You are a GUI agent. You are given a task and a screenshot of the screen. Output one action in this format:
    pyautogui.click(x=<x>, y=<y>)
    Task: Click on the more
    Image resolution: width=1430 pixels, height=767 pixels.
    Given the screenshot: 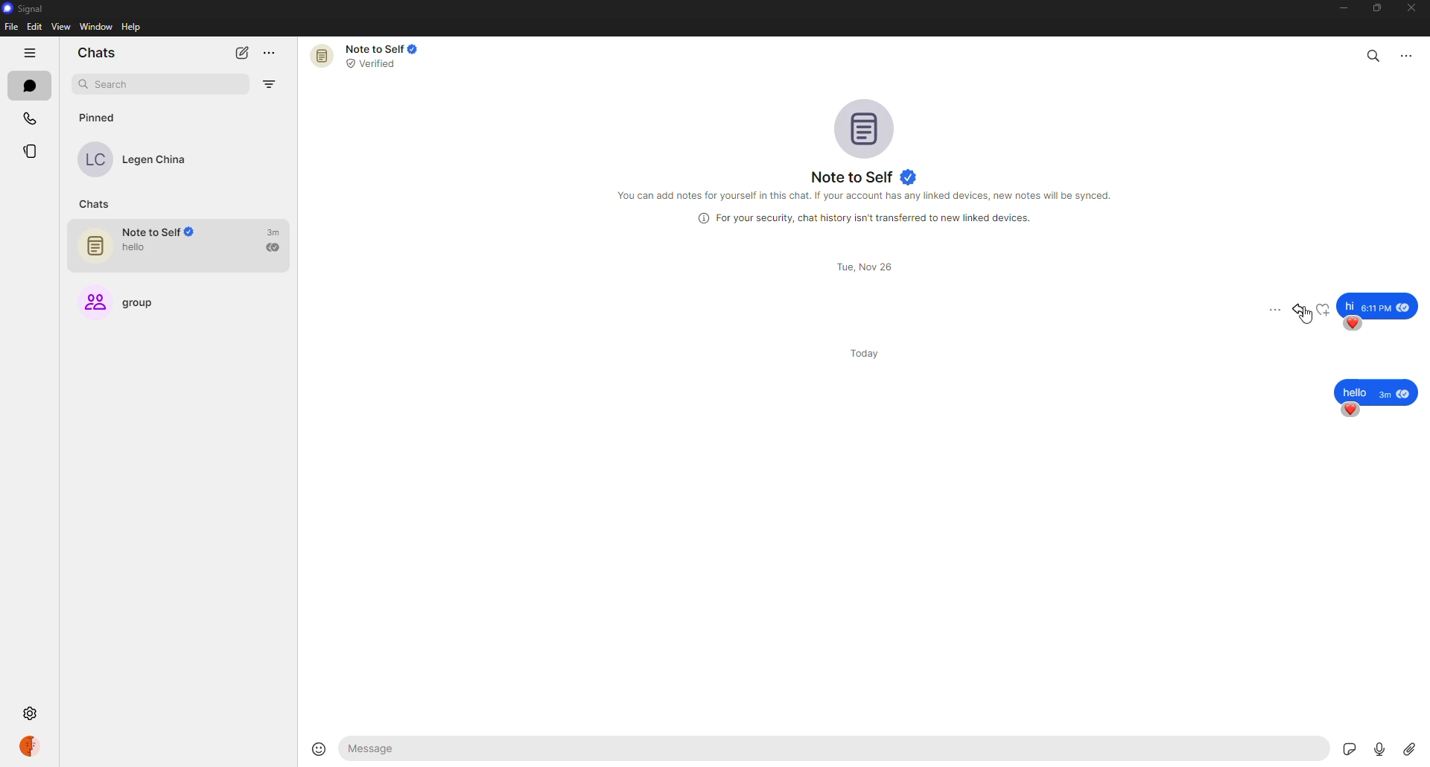 What is the action you would take?
    pyautogui.click(x=1408, y=55)
    